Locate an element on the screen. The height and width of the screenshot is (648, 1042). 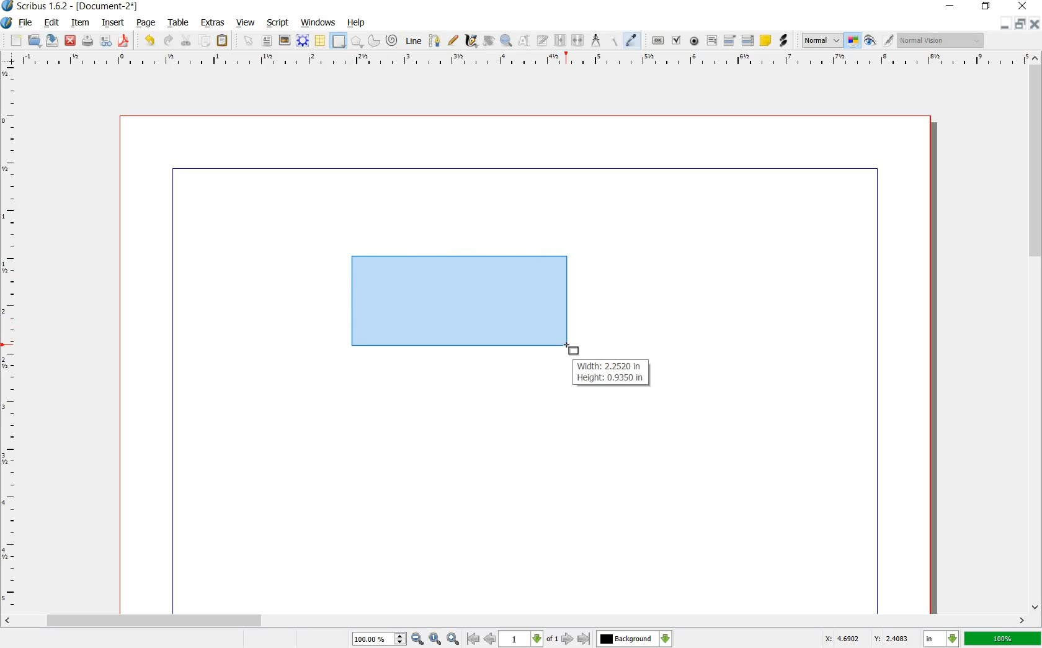
SCROLLBAR is located at coordinates (515, 621).